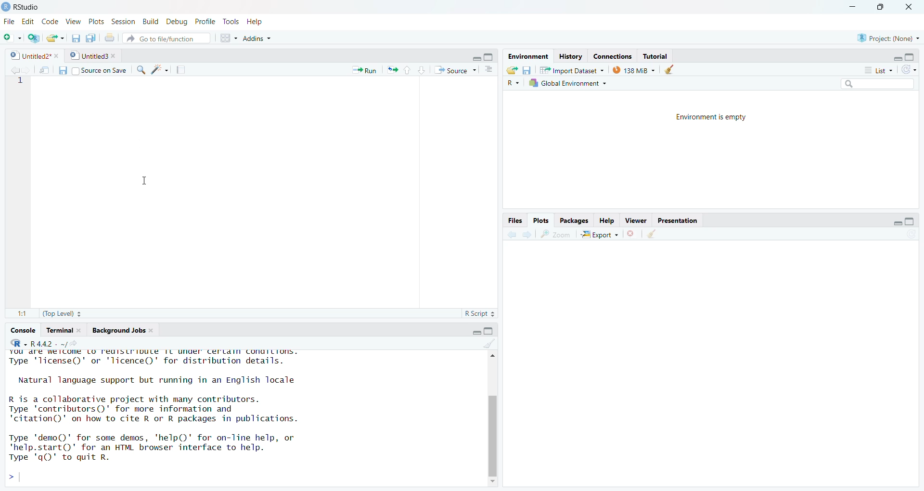  What do you see at coordinates (454, 71) in the screenshot?
I see `Source` at bounding box center [454, 71].